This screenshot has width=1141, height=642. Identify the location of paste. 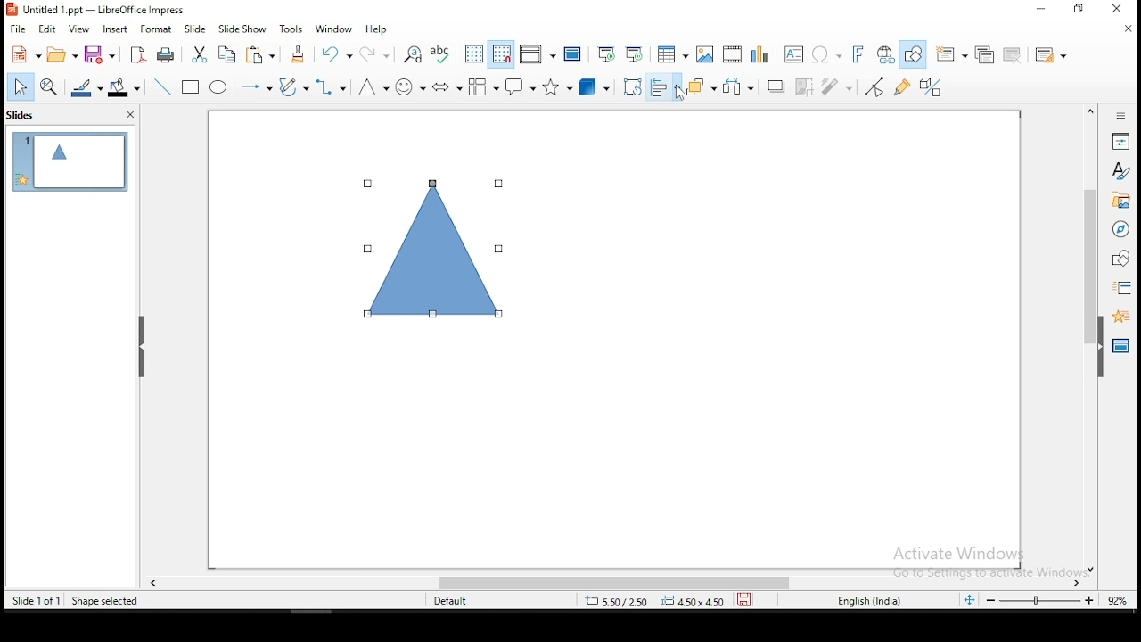
(262, 55).